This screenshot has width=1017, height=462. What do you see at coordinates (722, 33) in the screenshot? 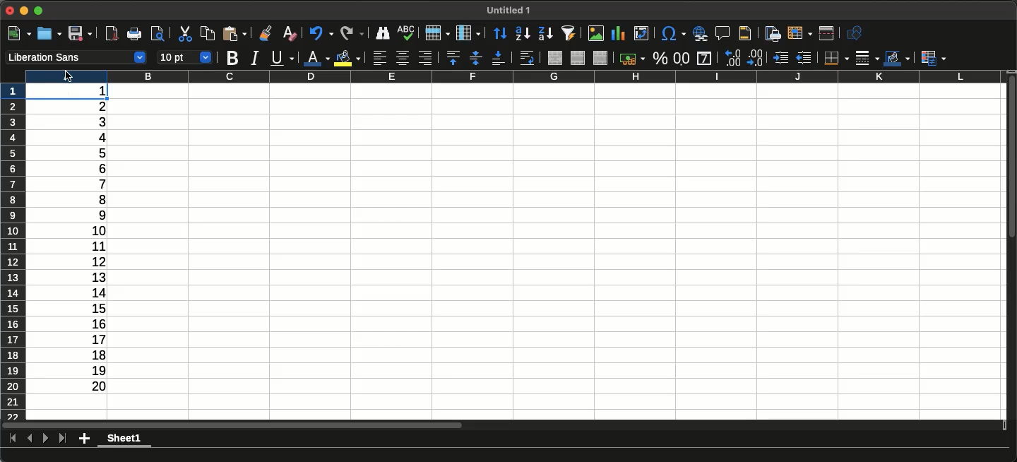
I see `Insert comment` at bounding box center [722, 33].